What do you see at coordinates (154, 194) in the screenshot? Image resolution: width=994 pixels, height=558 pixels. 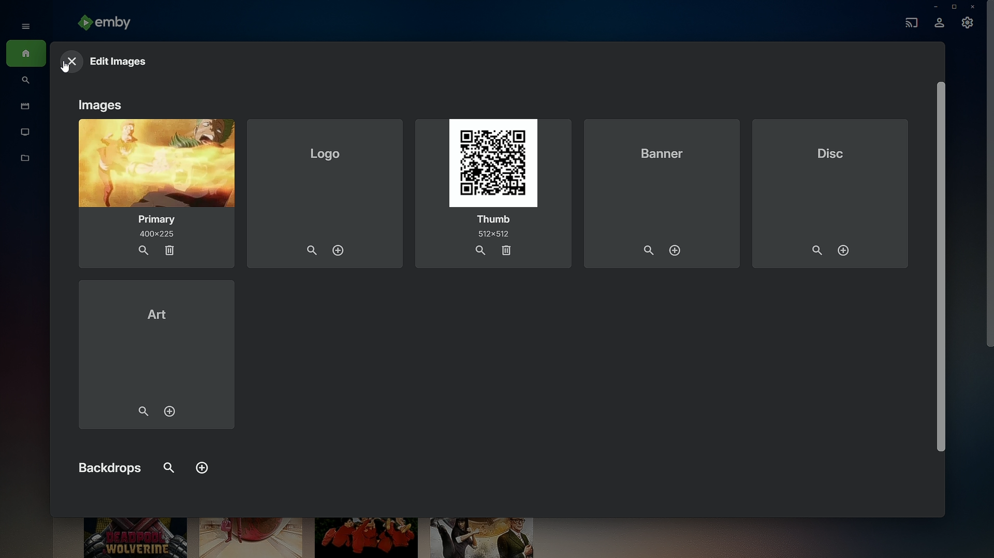 I see `Primary` at bounding box center [154, 194].